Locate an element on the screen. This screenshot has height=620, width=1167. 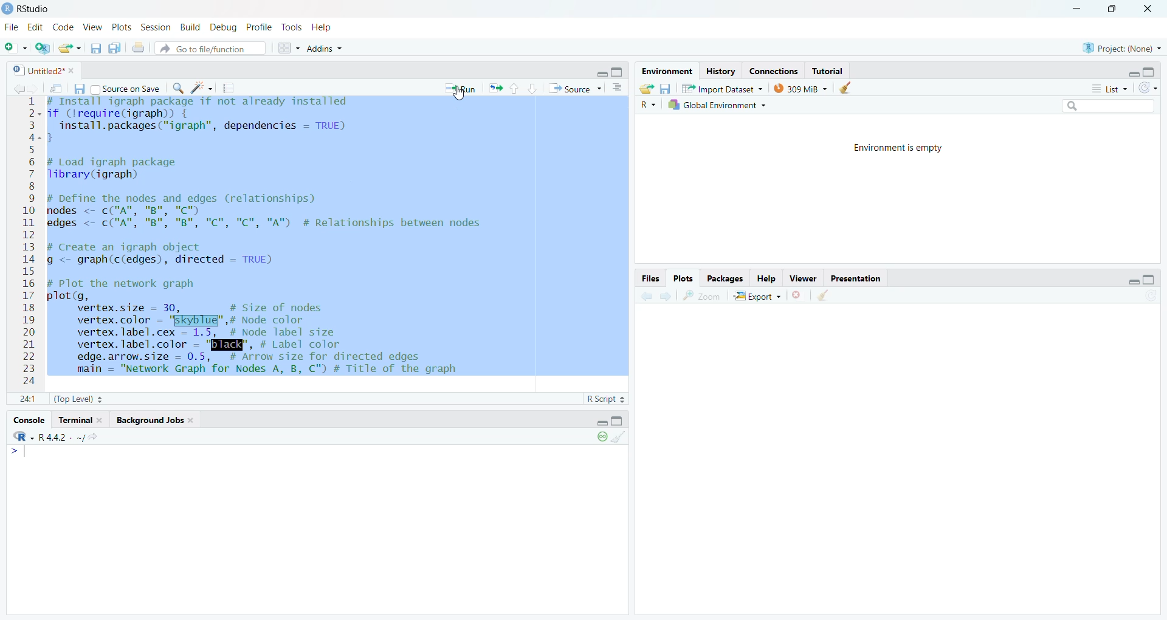
History is located at coordinates (722, 71).